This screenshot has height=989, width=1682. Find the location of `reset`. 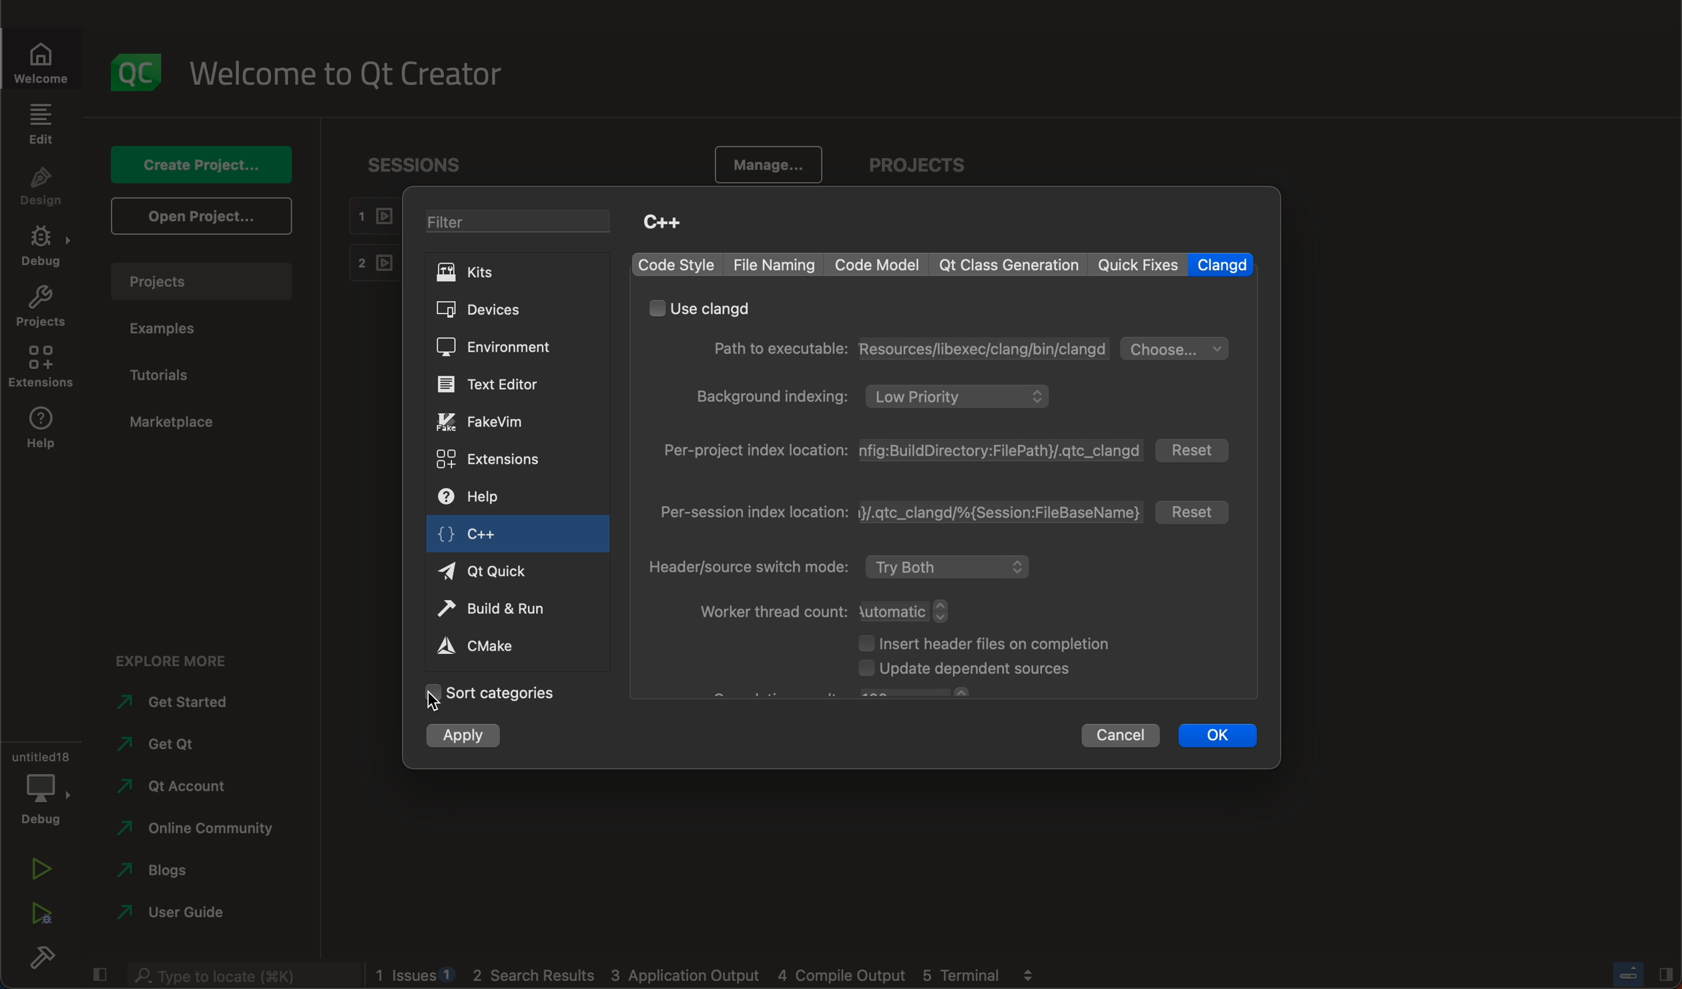

reset is located at coordinates (1197, 511).